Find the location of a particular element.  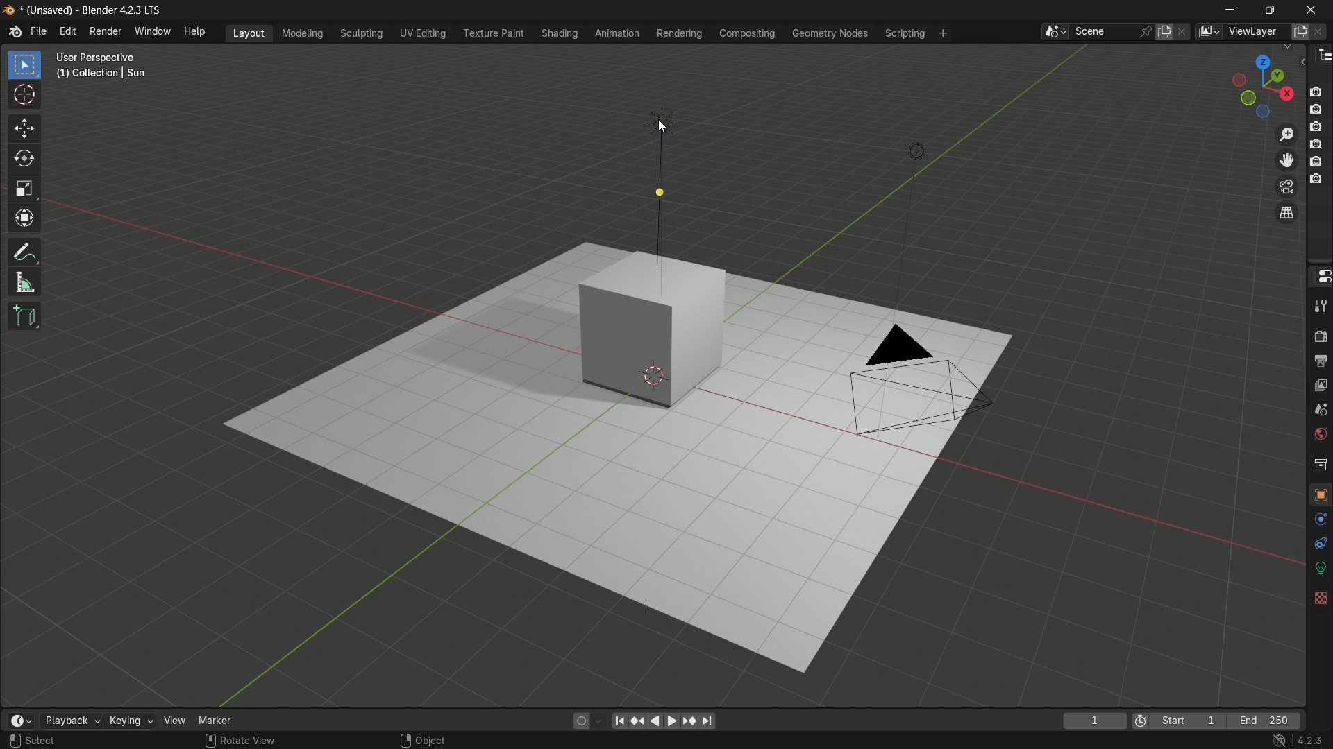

add workplace is located at coordinates (944, 33).